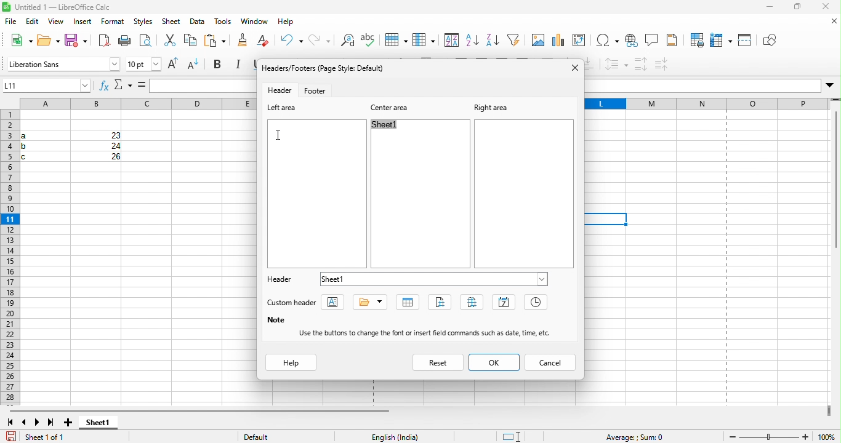 The height and width of the screenshot is (443, 841). I want to click on increase paragraph spacing, so click(640, 64).